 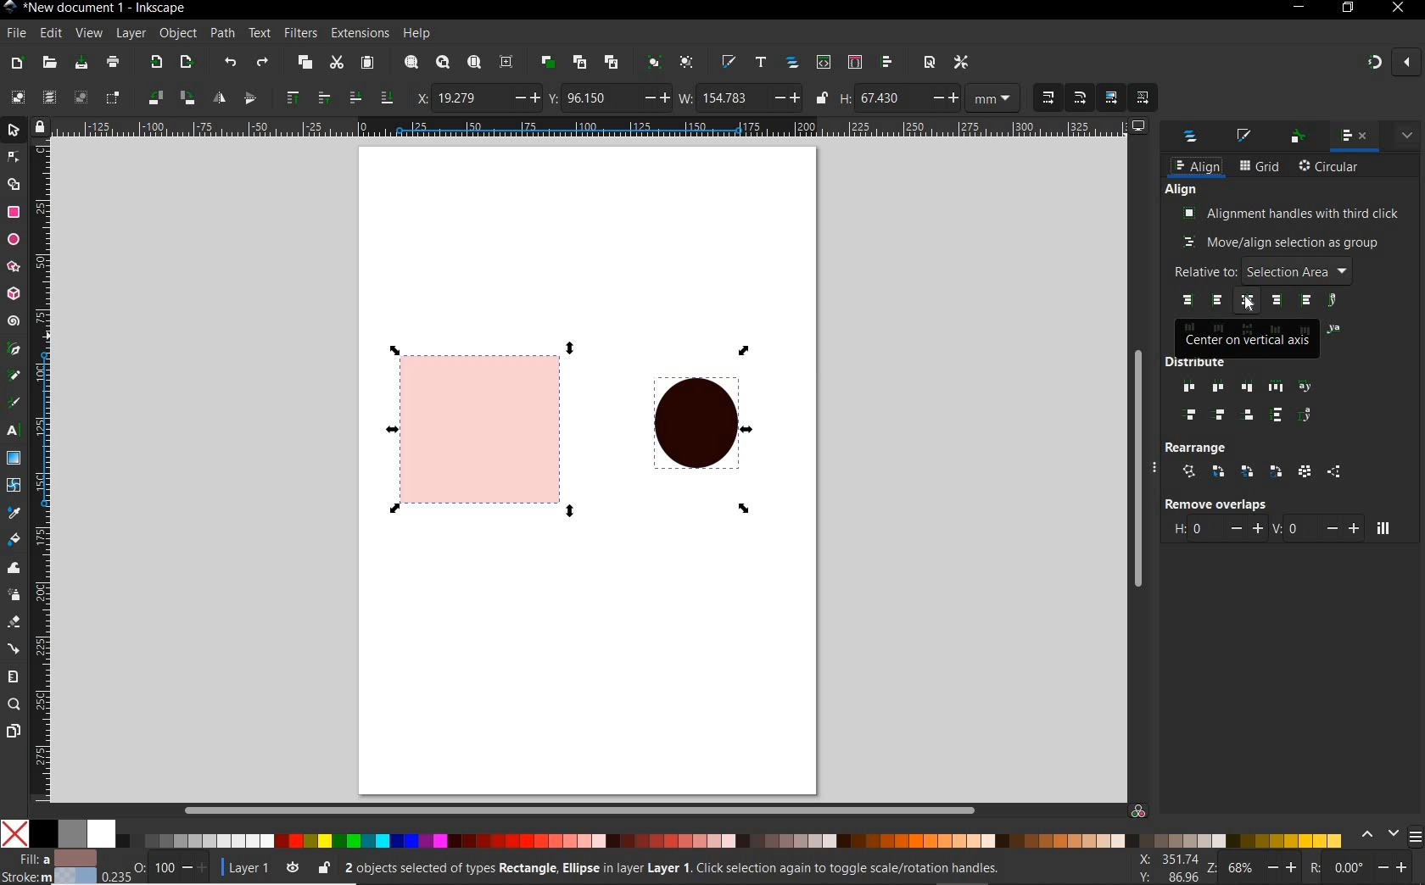 What do you see at coordinates (11, 431) in the screenshot?
I see `text tool` at bounding box center [11, 431].